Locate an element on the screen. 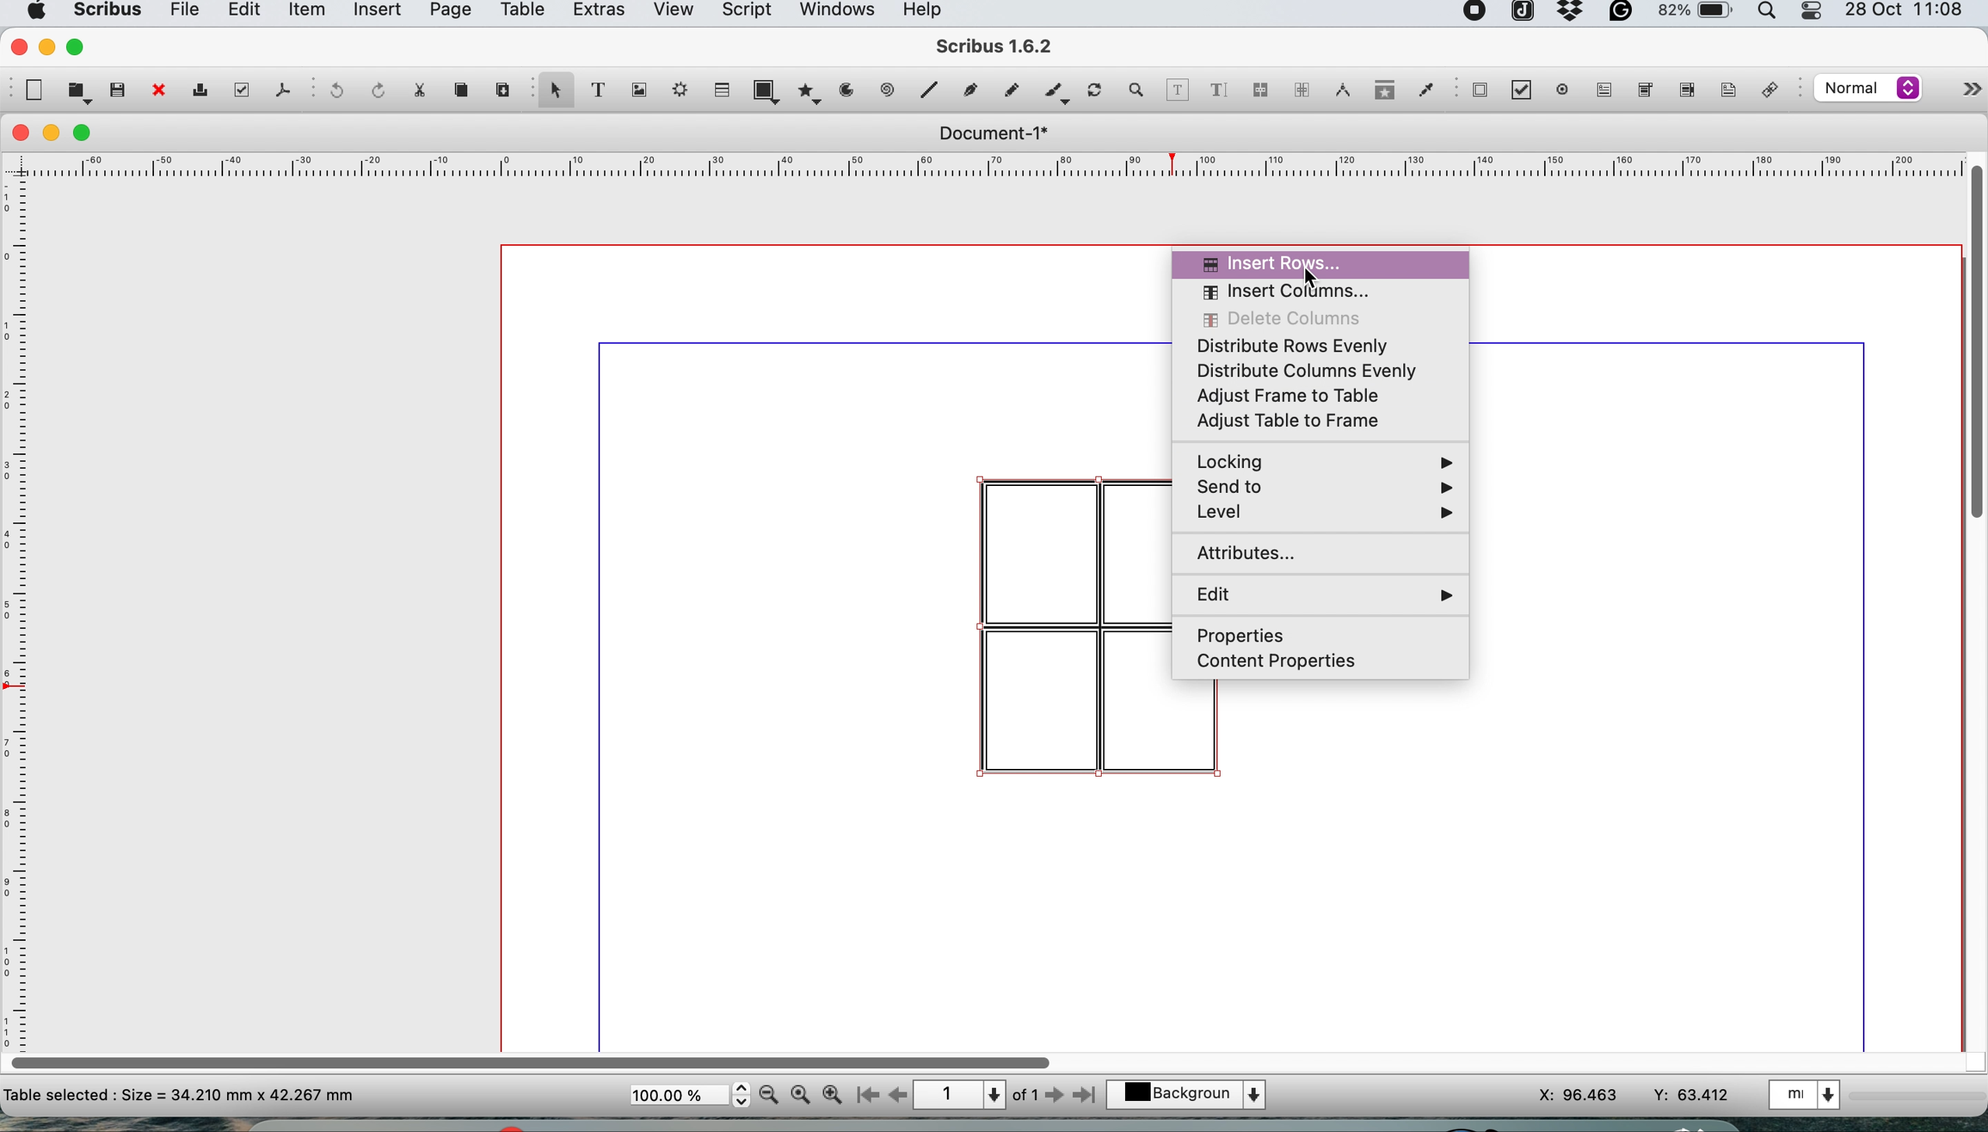 The width and height of the screenshot is (1988, 1132). properties is located at coordinates (1246, 636).